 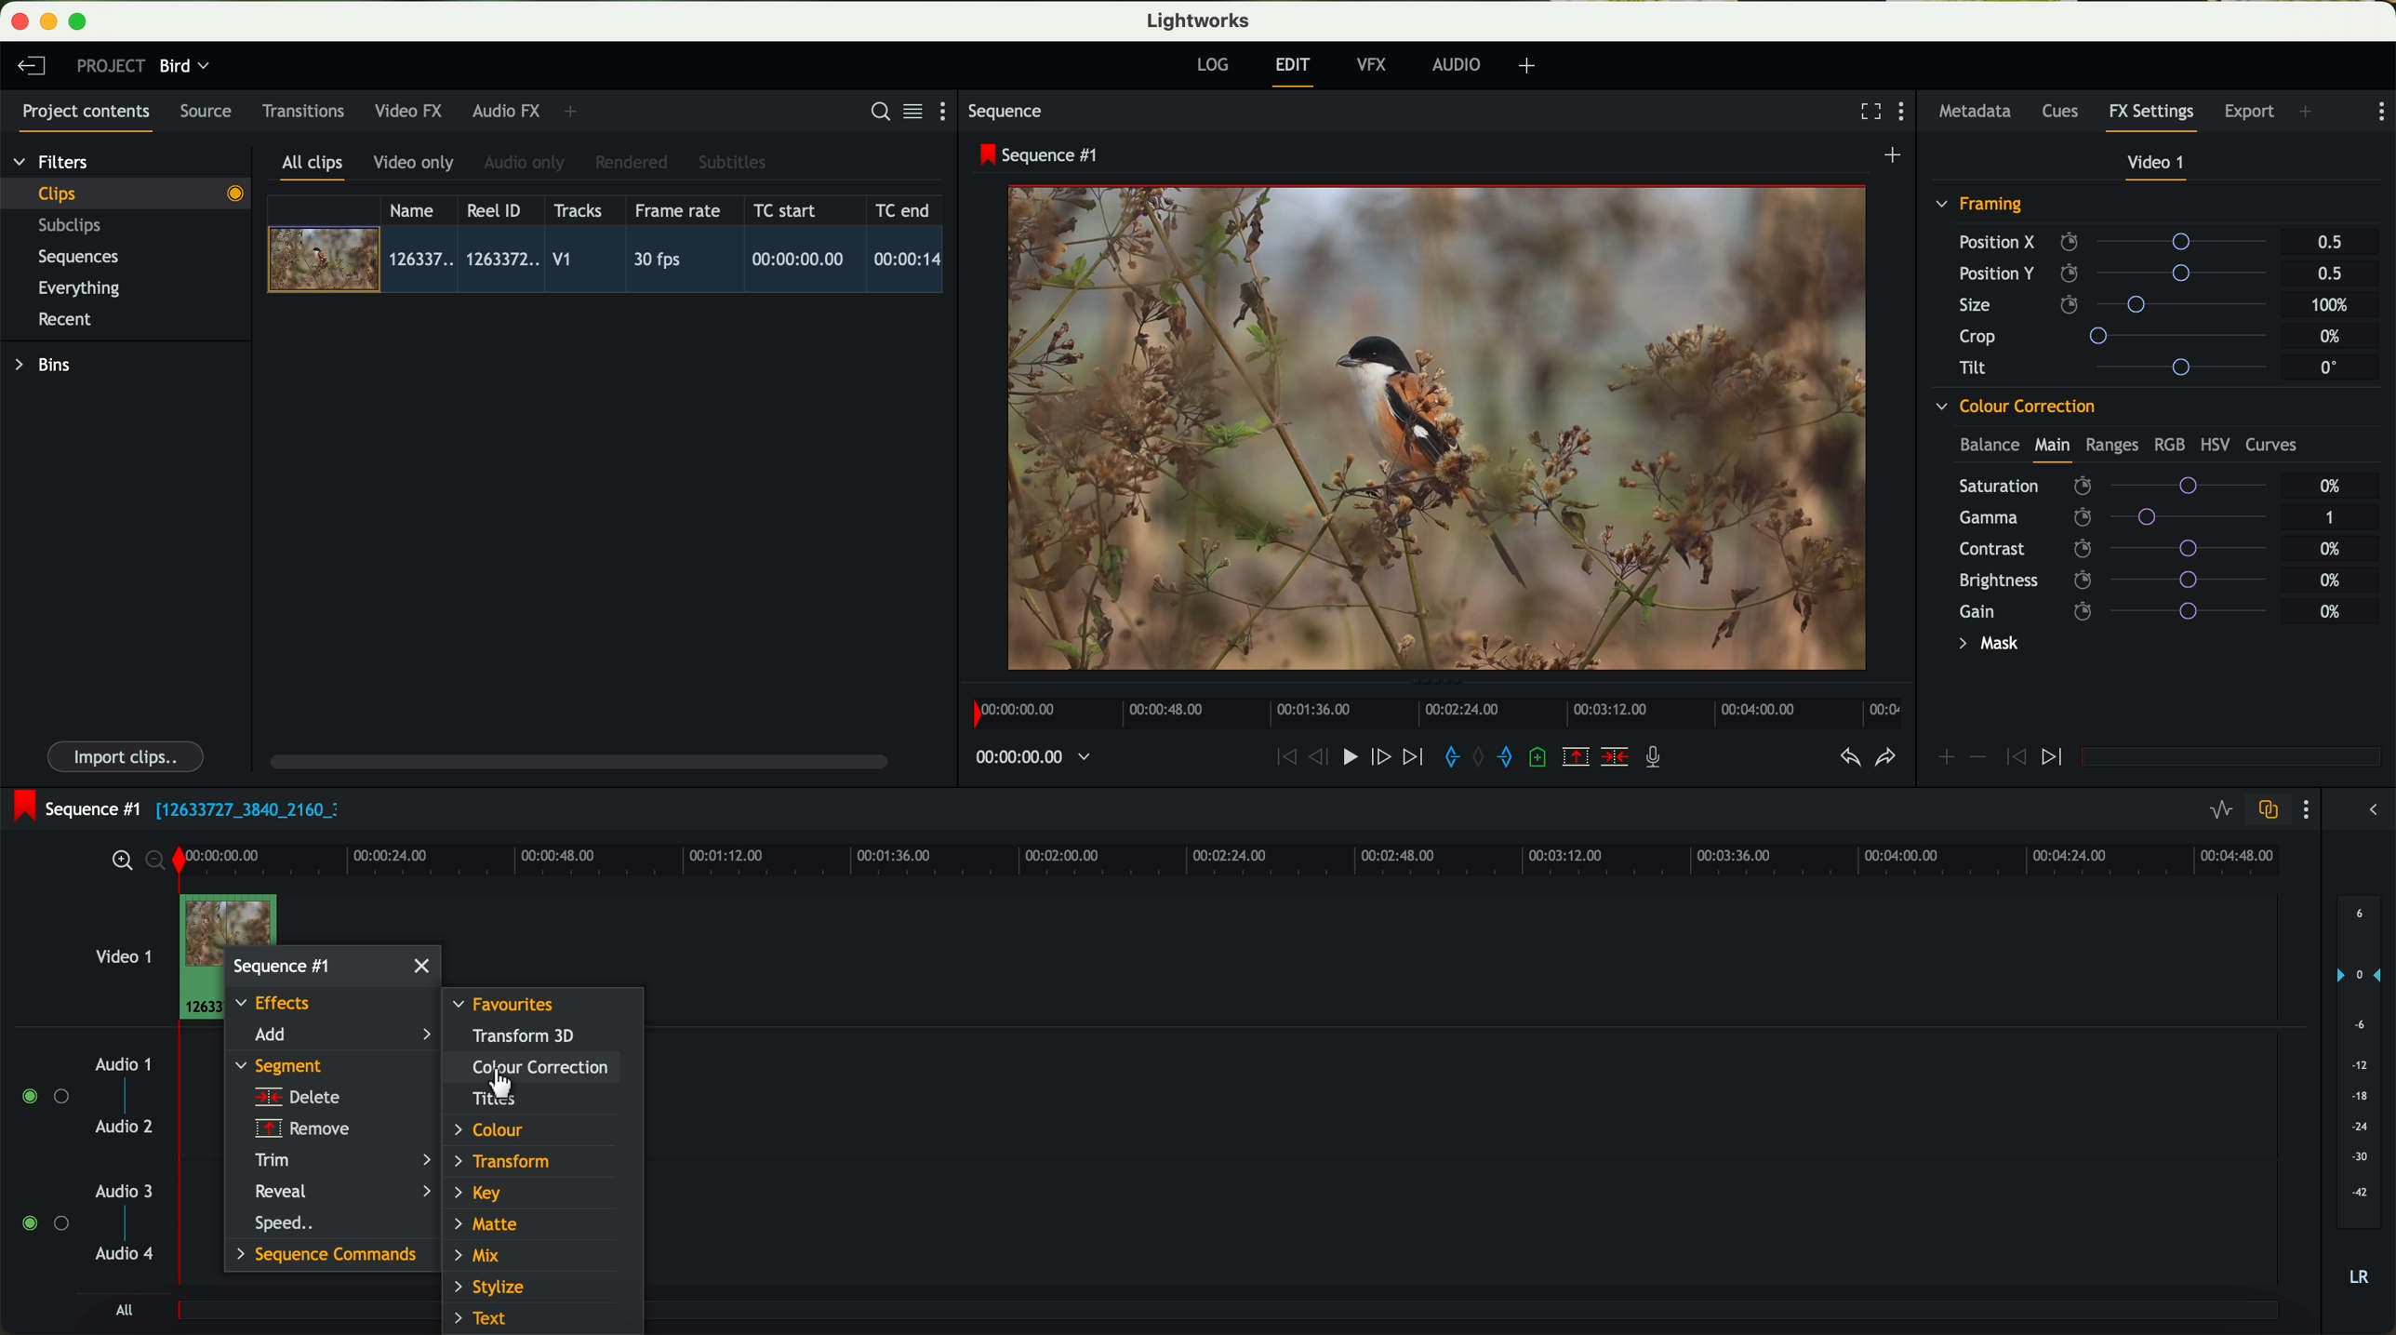 I want to click on colour correction, so click(x=2014, y=407).